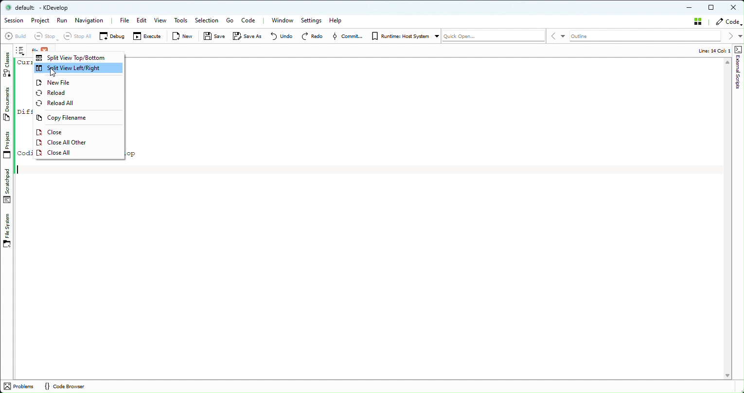 This screenshot has width=744, height=393. What do you see at coordinates (739, 68) in the screenshot?
I see `Shape` at bounding box center [739, 68].